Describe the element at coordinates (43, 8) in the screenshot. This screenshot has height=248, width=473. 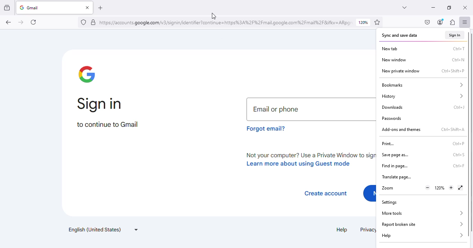
I see `gmail` at that location.